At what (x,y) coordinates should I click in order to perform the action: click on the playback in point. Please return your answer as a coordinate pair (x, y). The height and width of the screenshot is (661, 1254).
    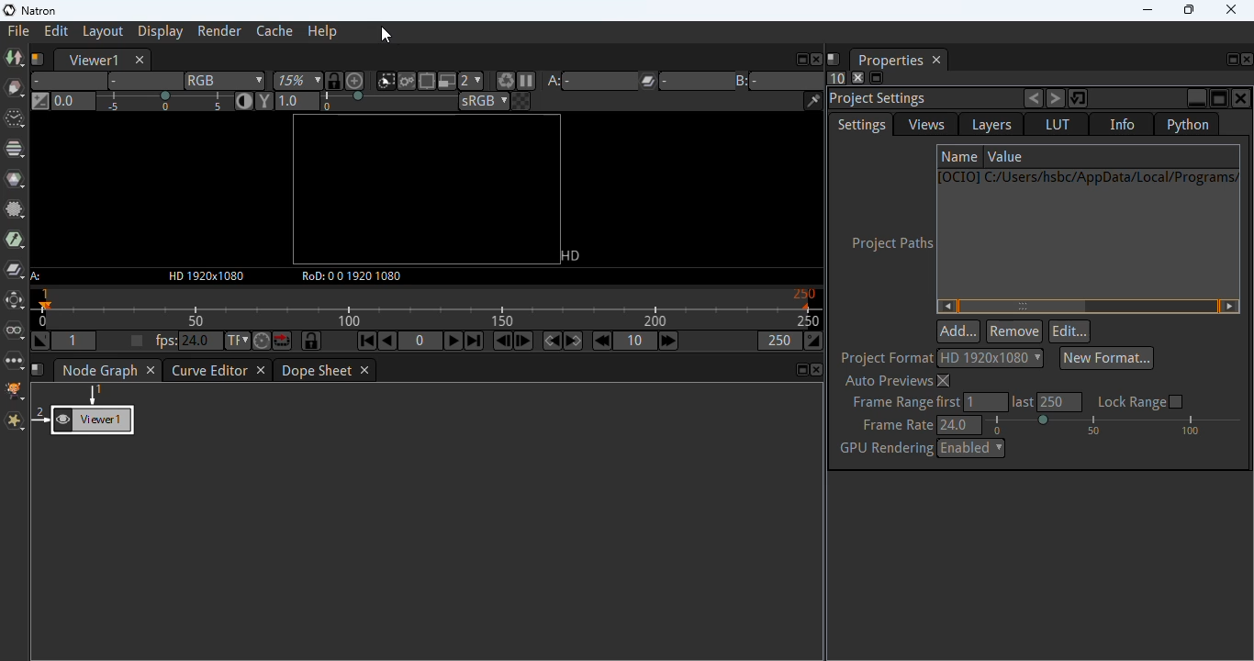
    Looking at the image, I should click on (74, 342).